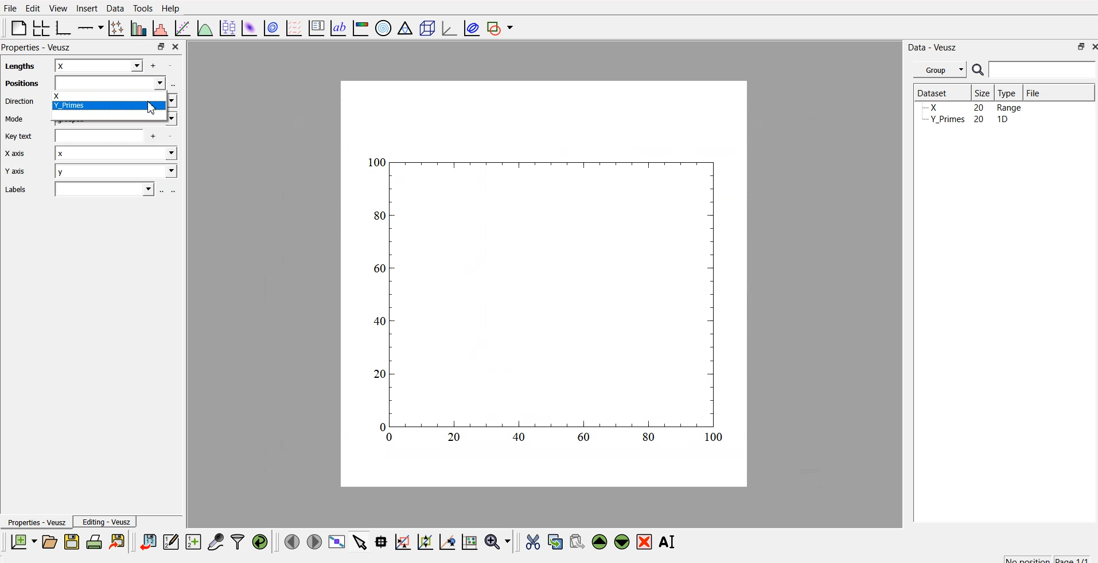  Describe the element at coordinates (1033, 91) in the screenshot. I see `File` at that location.